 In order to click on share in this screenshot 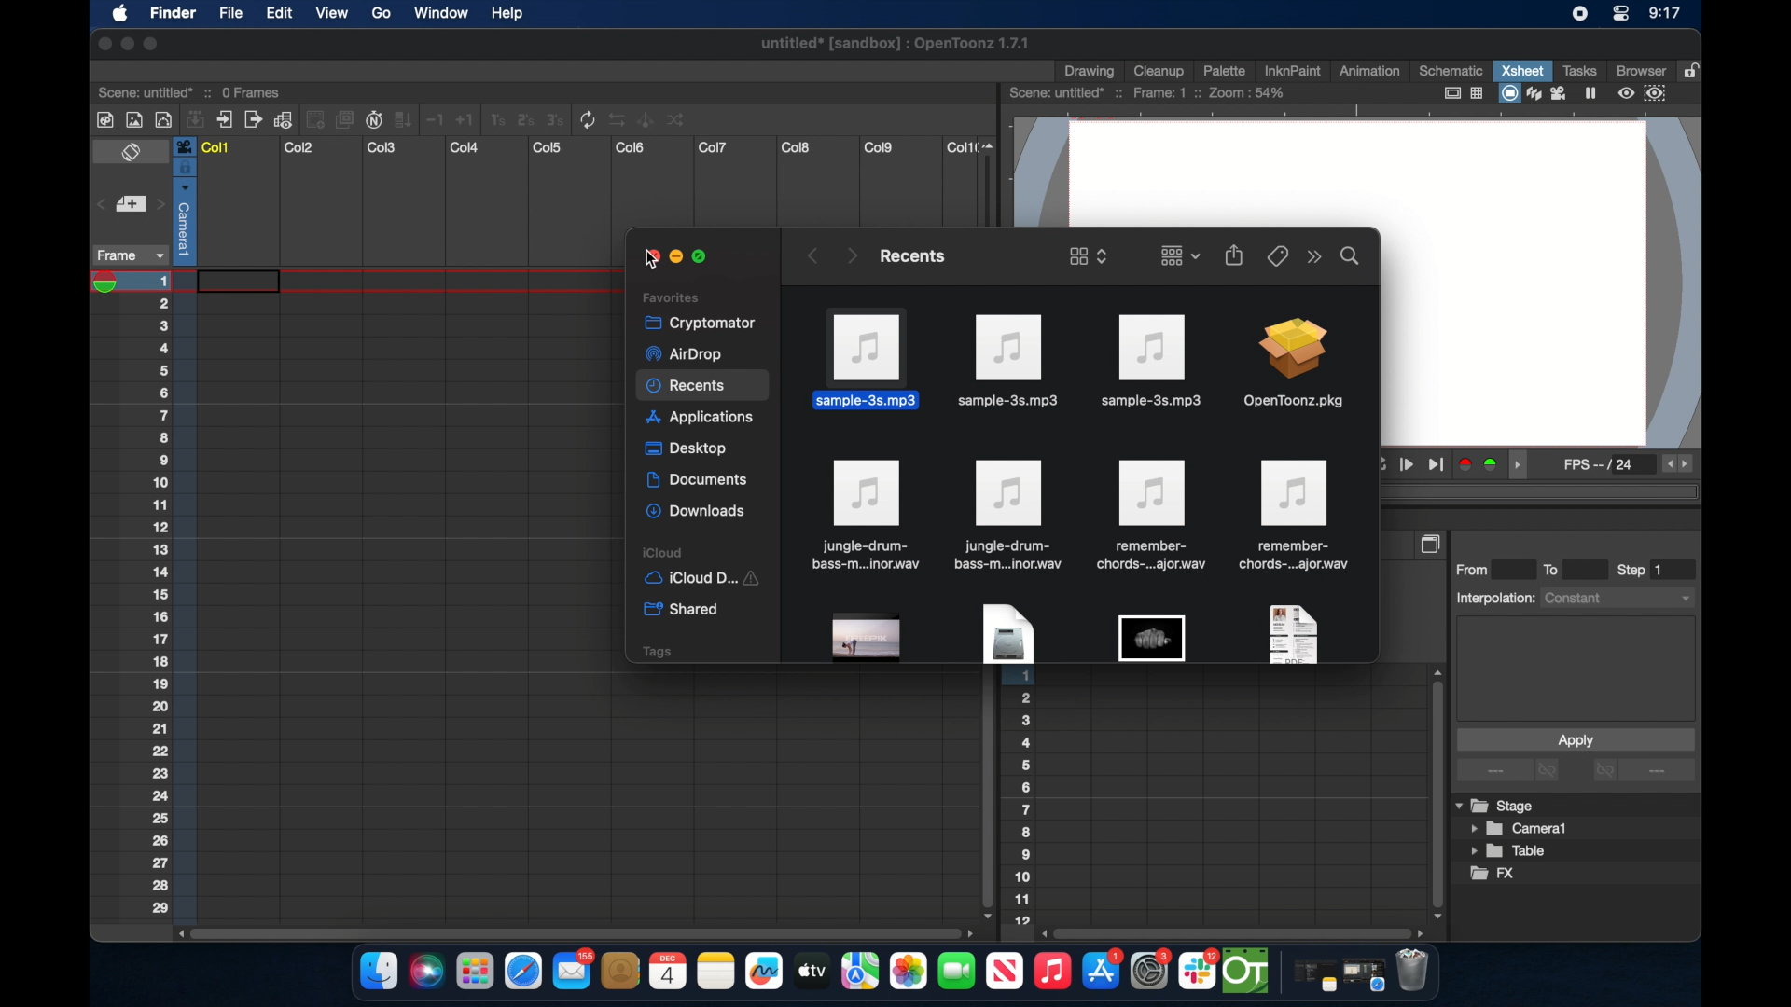, I will do `click(1235, 255)`.